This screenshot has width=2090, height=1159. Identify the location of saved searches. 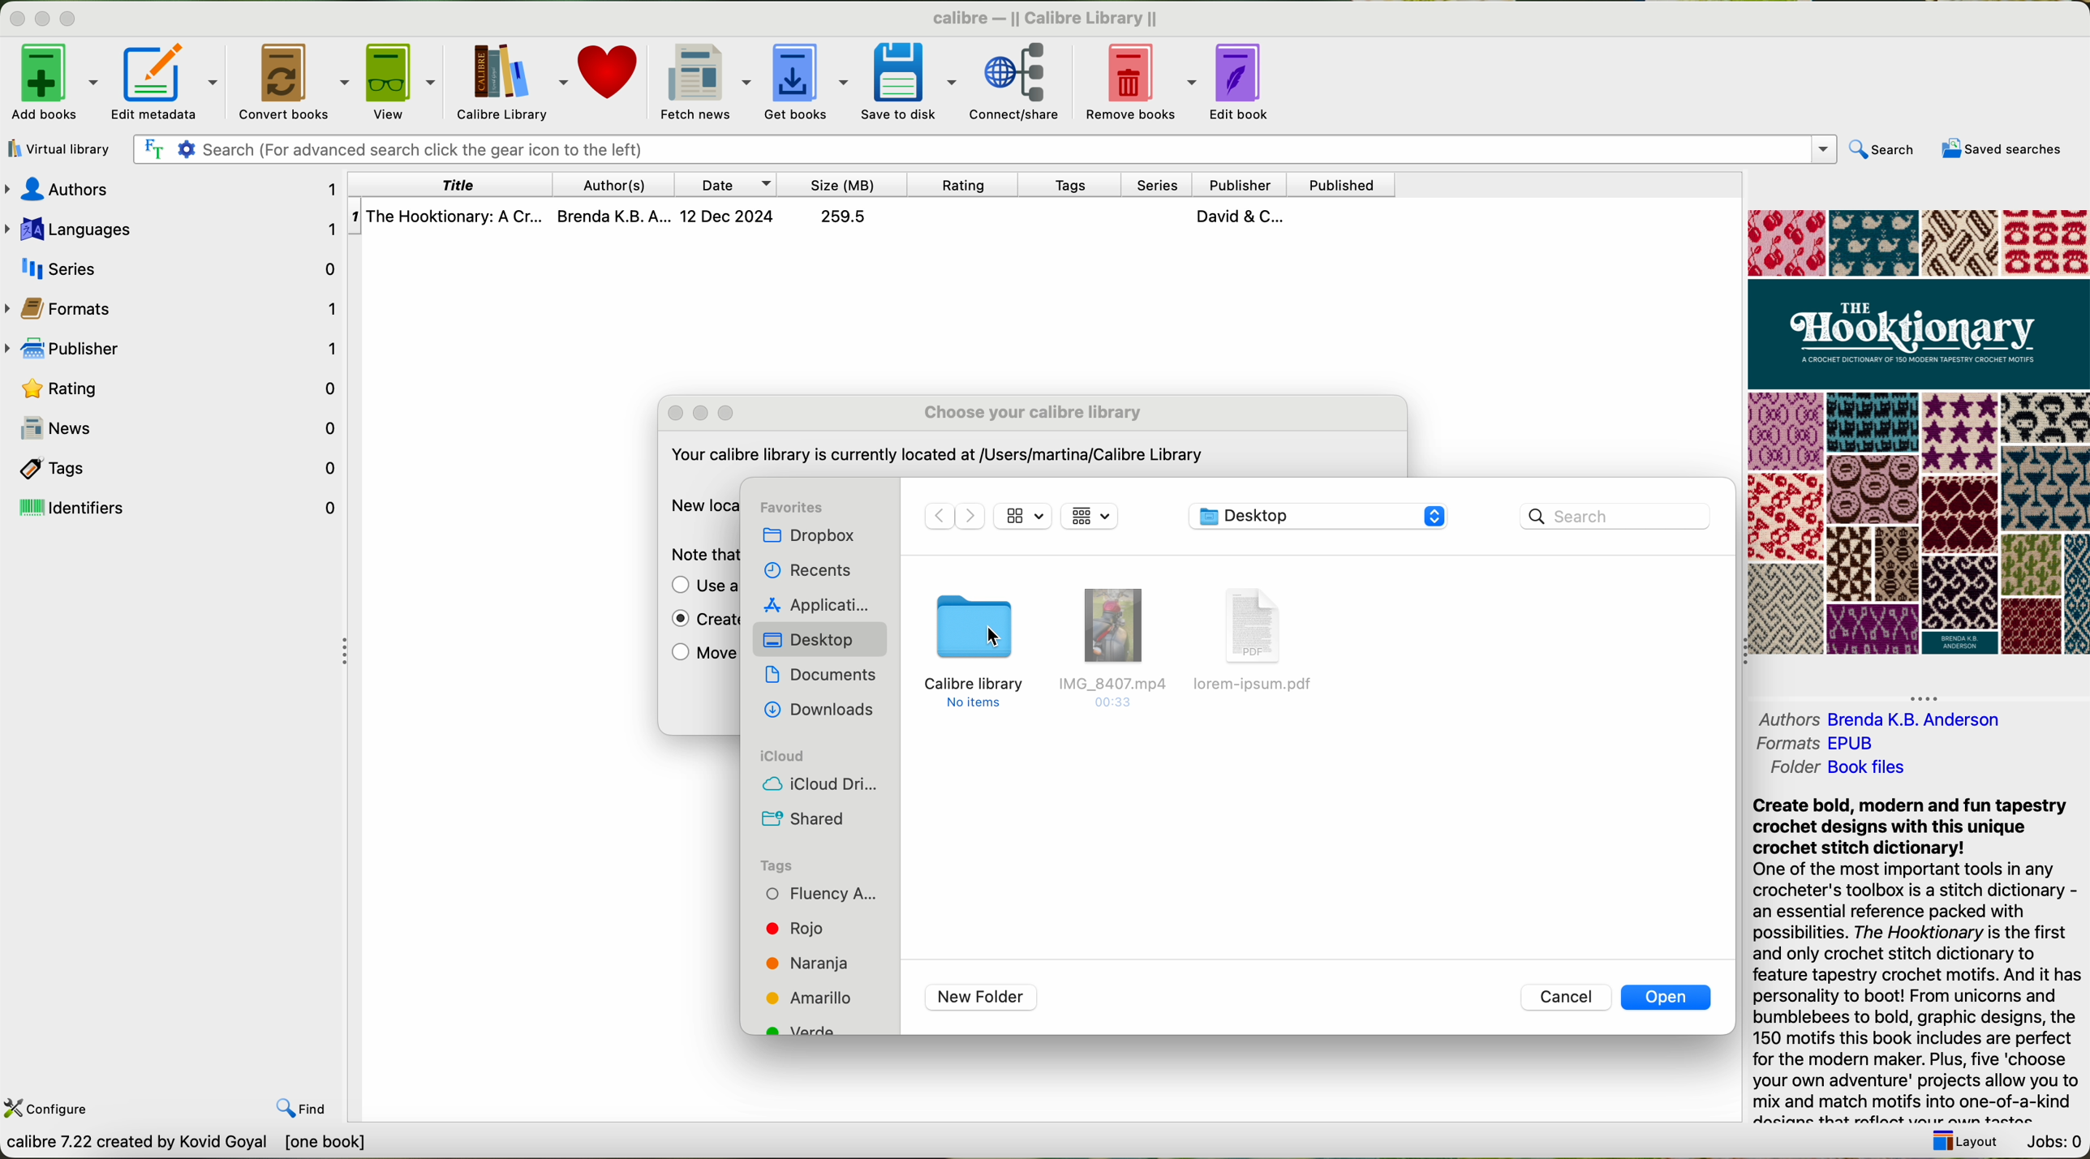
(2000, 150).